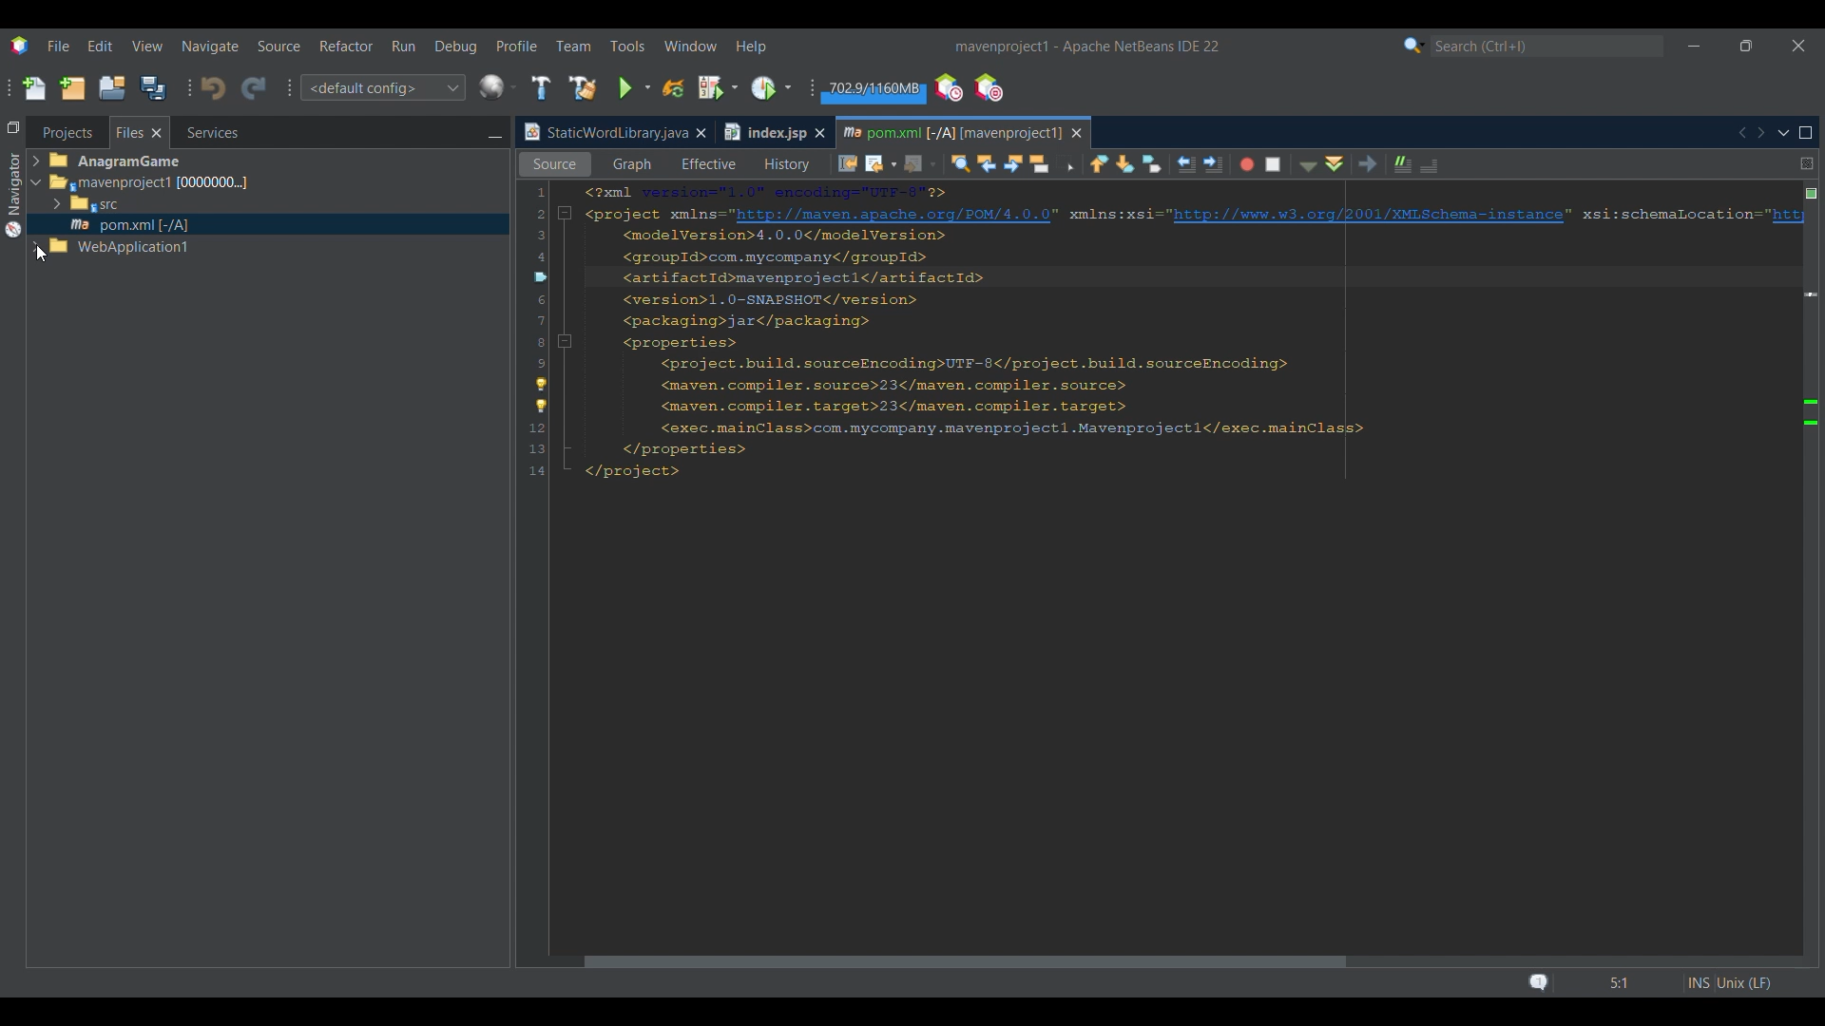 This screenshot has height=1026, width=1825. Describe the element at coordinates (1741, 133) in the screenshot. I see `Previous` at that location.